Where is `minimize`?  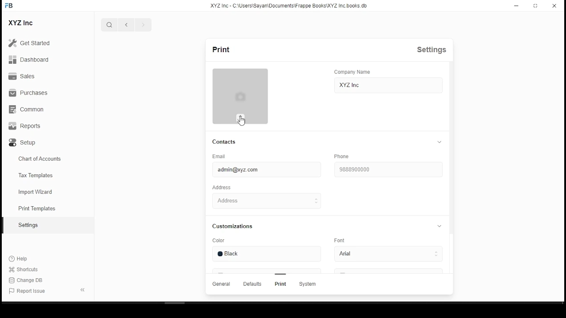
minimize is located at coordinates (516, 6).